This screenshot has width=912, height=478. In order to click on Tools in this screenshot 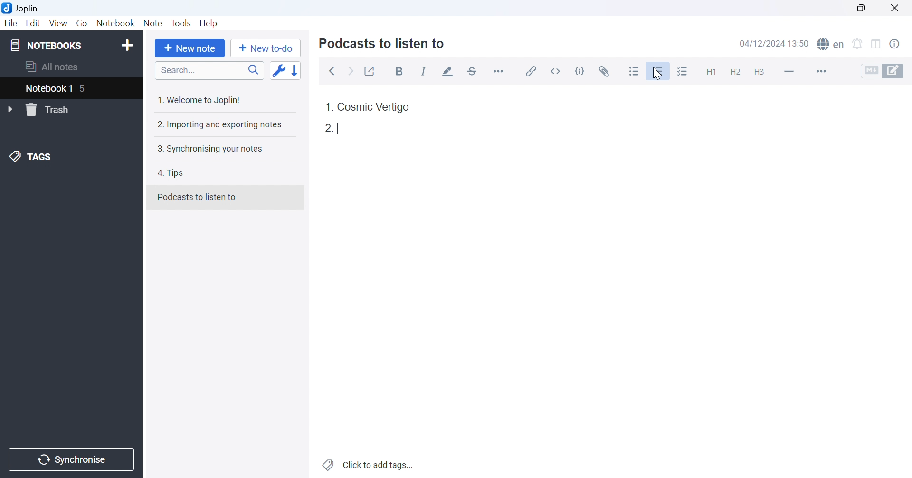, I will do `click(181, 23)`.